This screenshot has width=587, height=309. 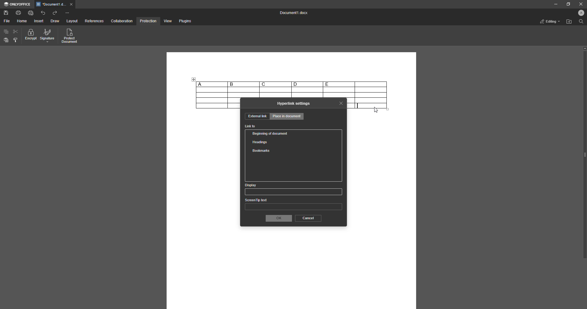 What do you see at coordinates (339, 84) in the screenshot?
I see `E` at bounding box center [339, 84].